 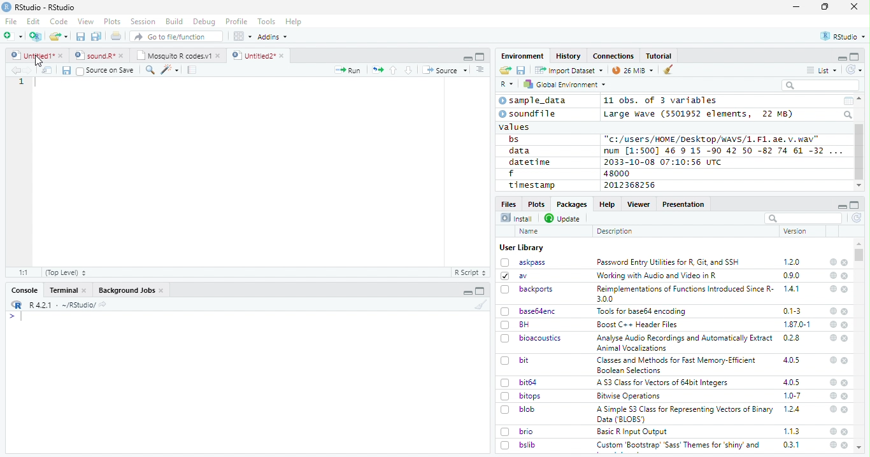 I want to click on minimize, so click(x=467, y=57).